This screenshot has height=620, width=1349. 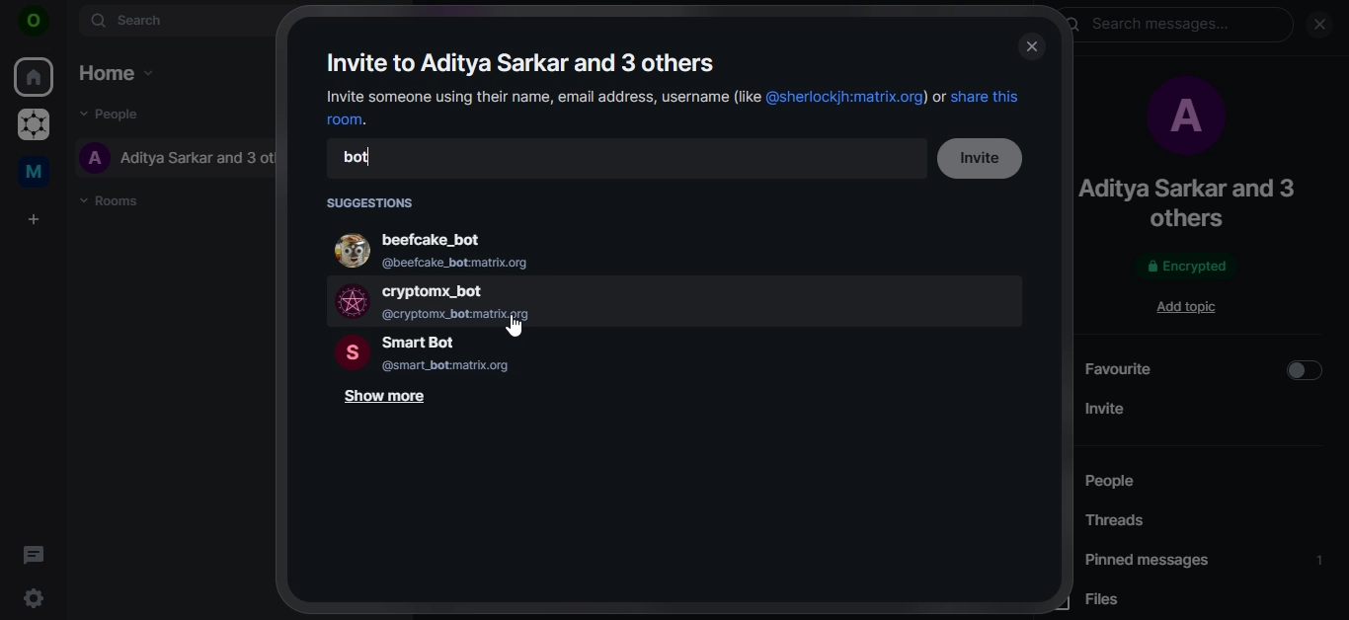 I want to click on cursor, so click(x=516, y=327).